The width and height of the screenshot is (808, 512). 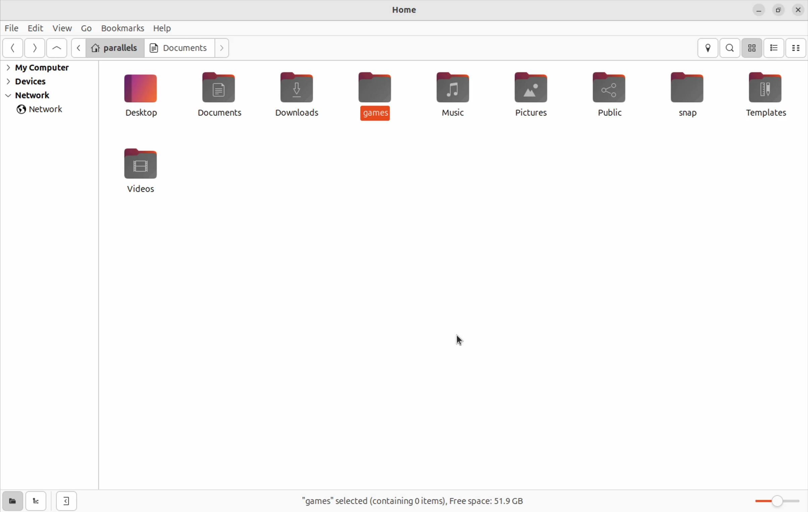 I want to click on Documents, so click(x=218, y=98).